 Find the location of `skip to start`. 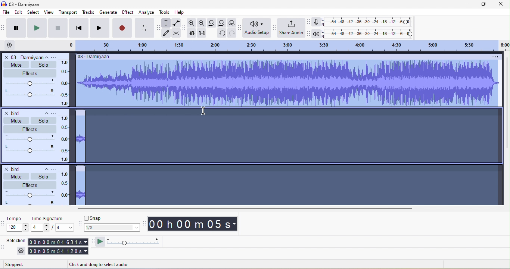

skip to start is located at coordinates (79, 28).